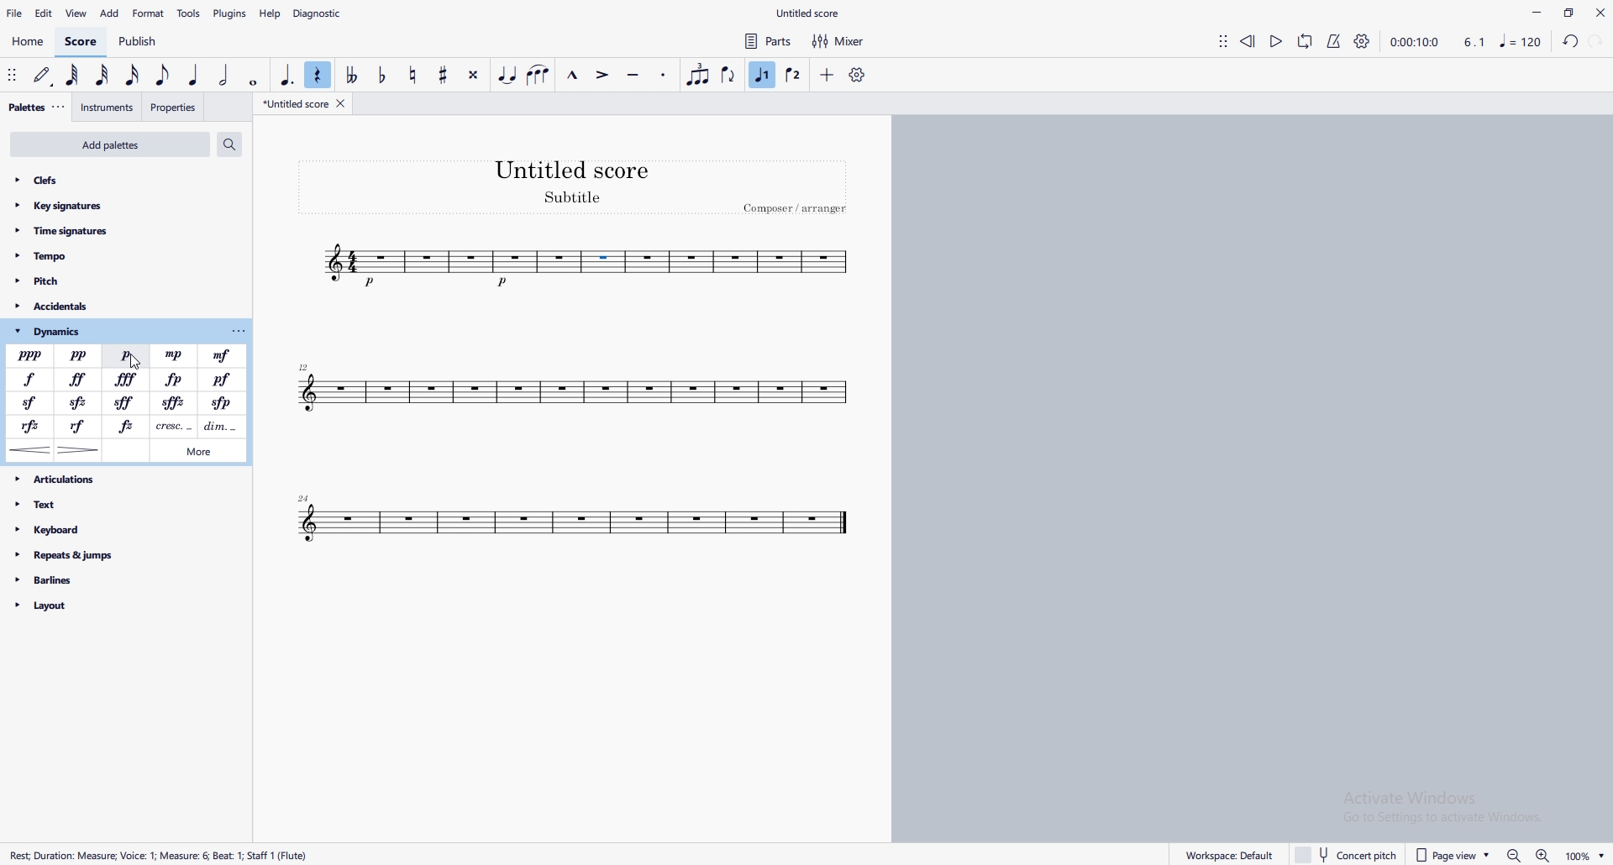  Describe the element at coordinates (699, 75) in the screenshot. I see `tuplet` at that location.